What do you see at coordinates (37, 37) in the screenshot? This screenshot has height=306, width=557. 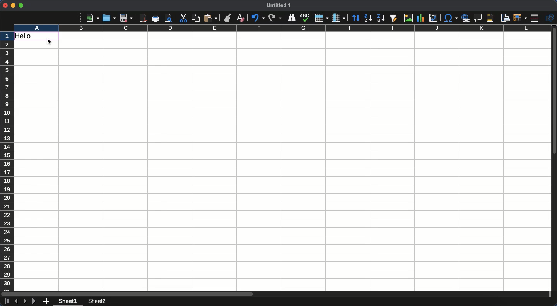 I see `hello` at bounding box center [37, 37].